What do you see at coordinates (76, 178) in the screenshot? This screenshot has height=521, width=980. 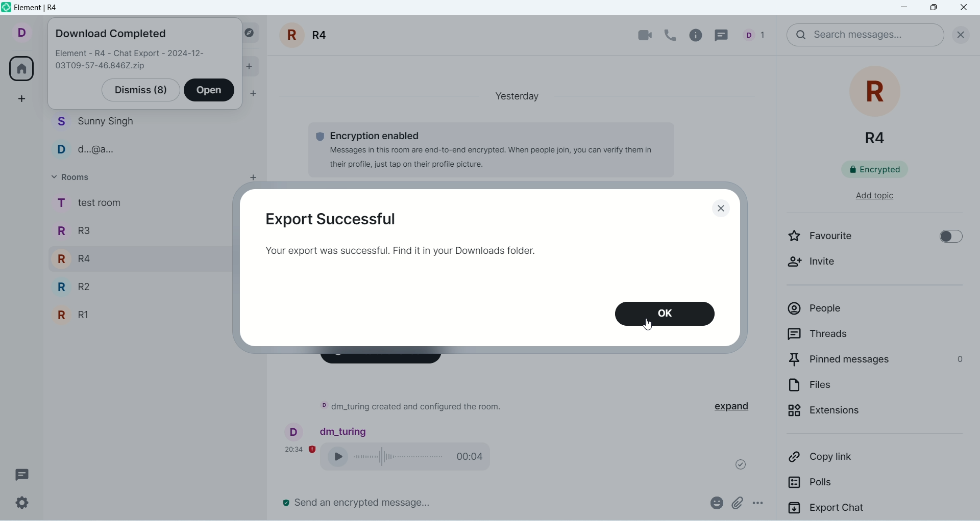 I see `rooms` at bounding box center [76, 178].